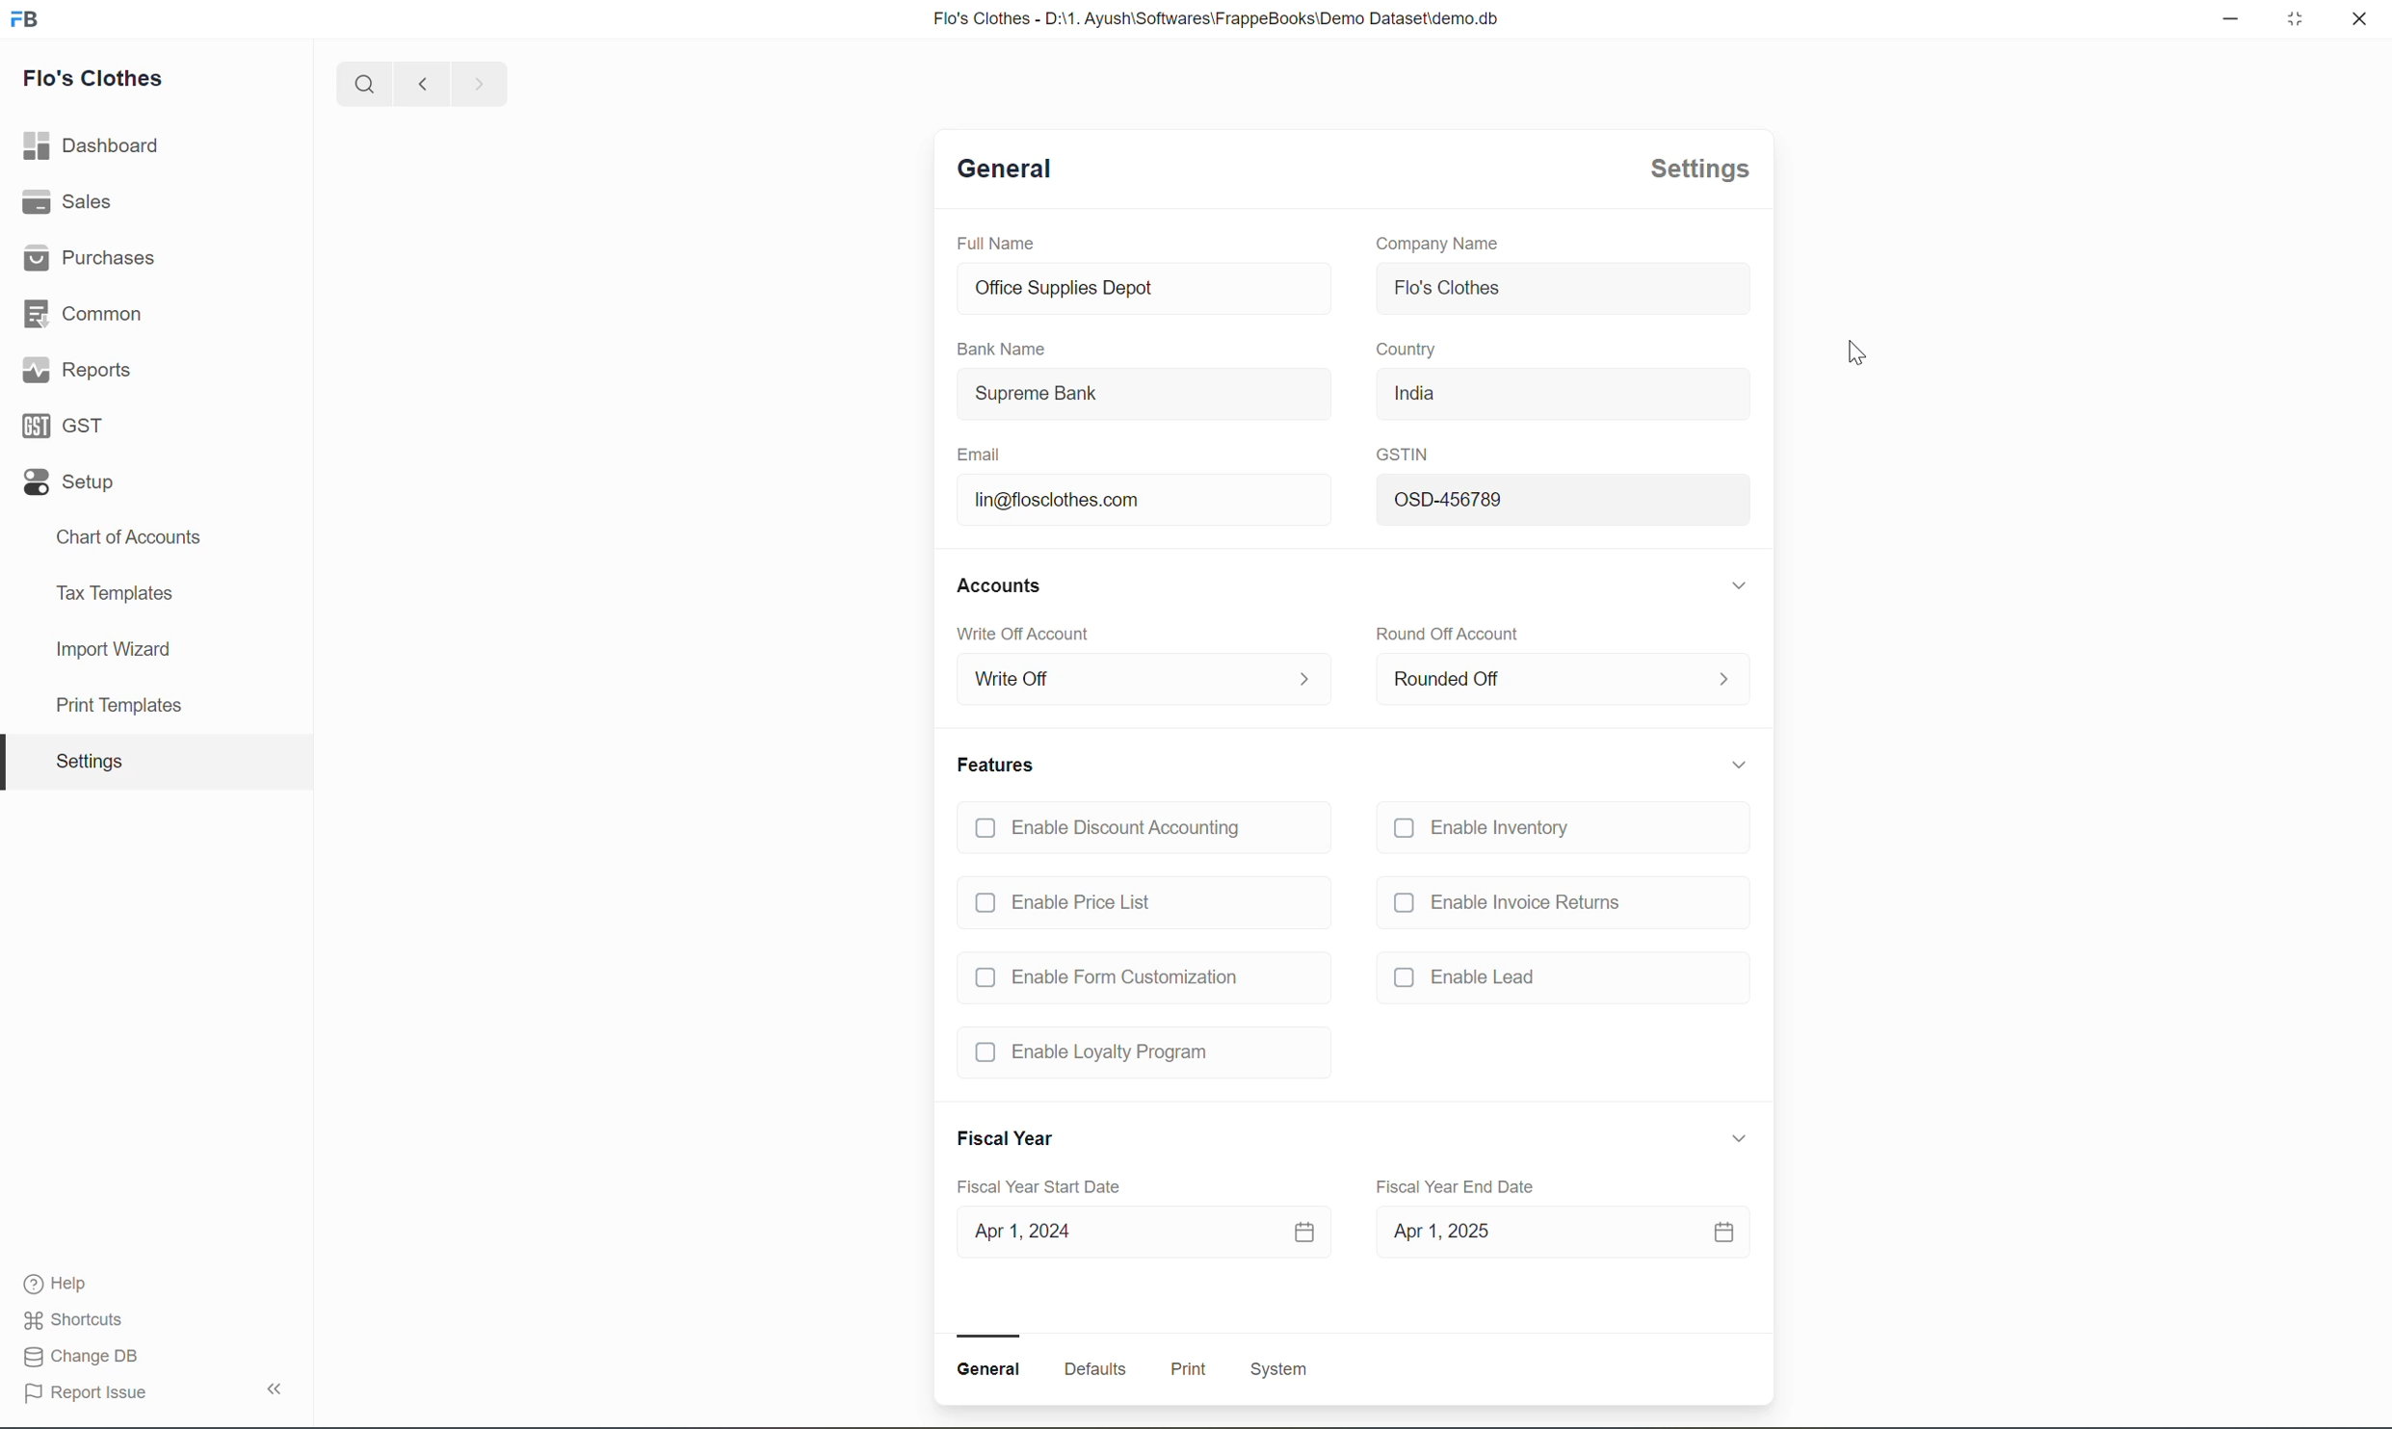  What do you see at coordinates (1001, 348) in the screenshot?
I see `Bank Name` at bounding box center [1001, 348].